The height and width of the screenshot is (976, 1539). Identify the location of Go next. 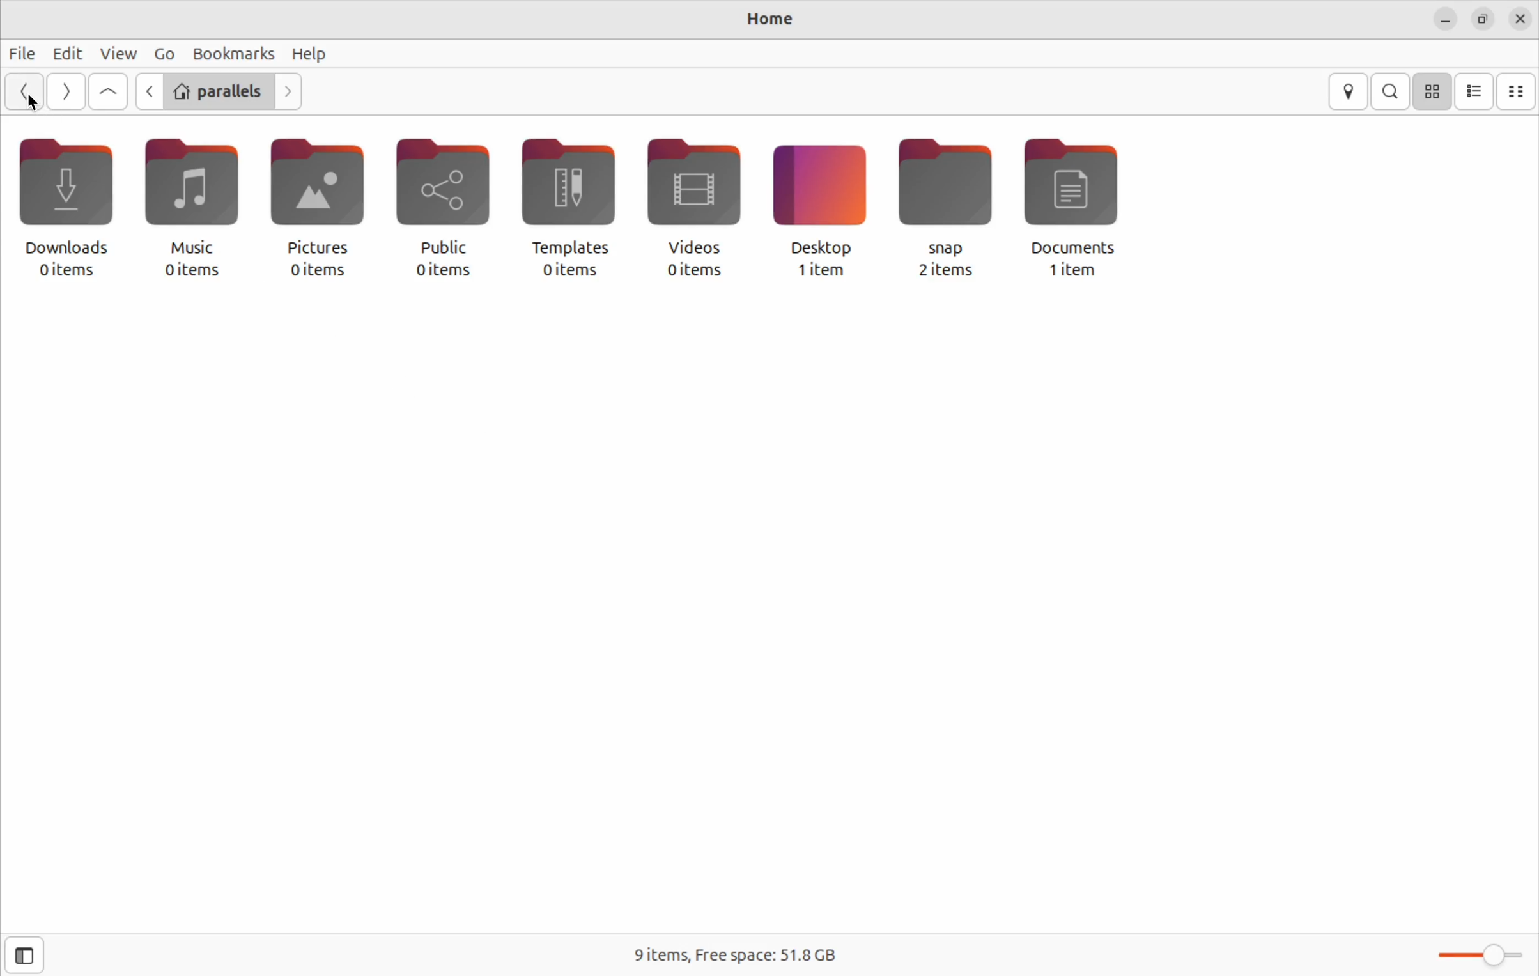
(66, 91).